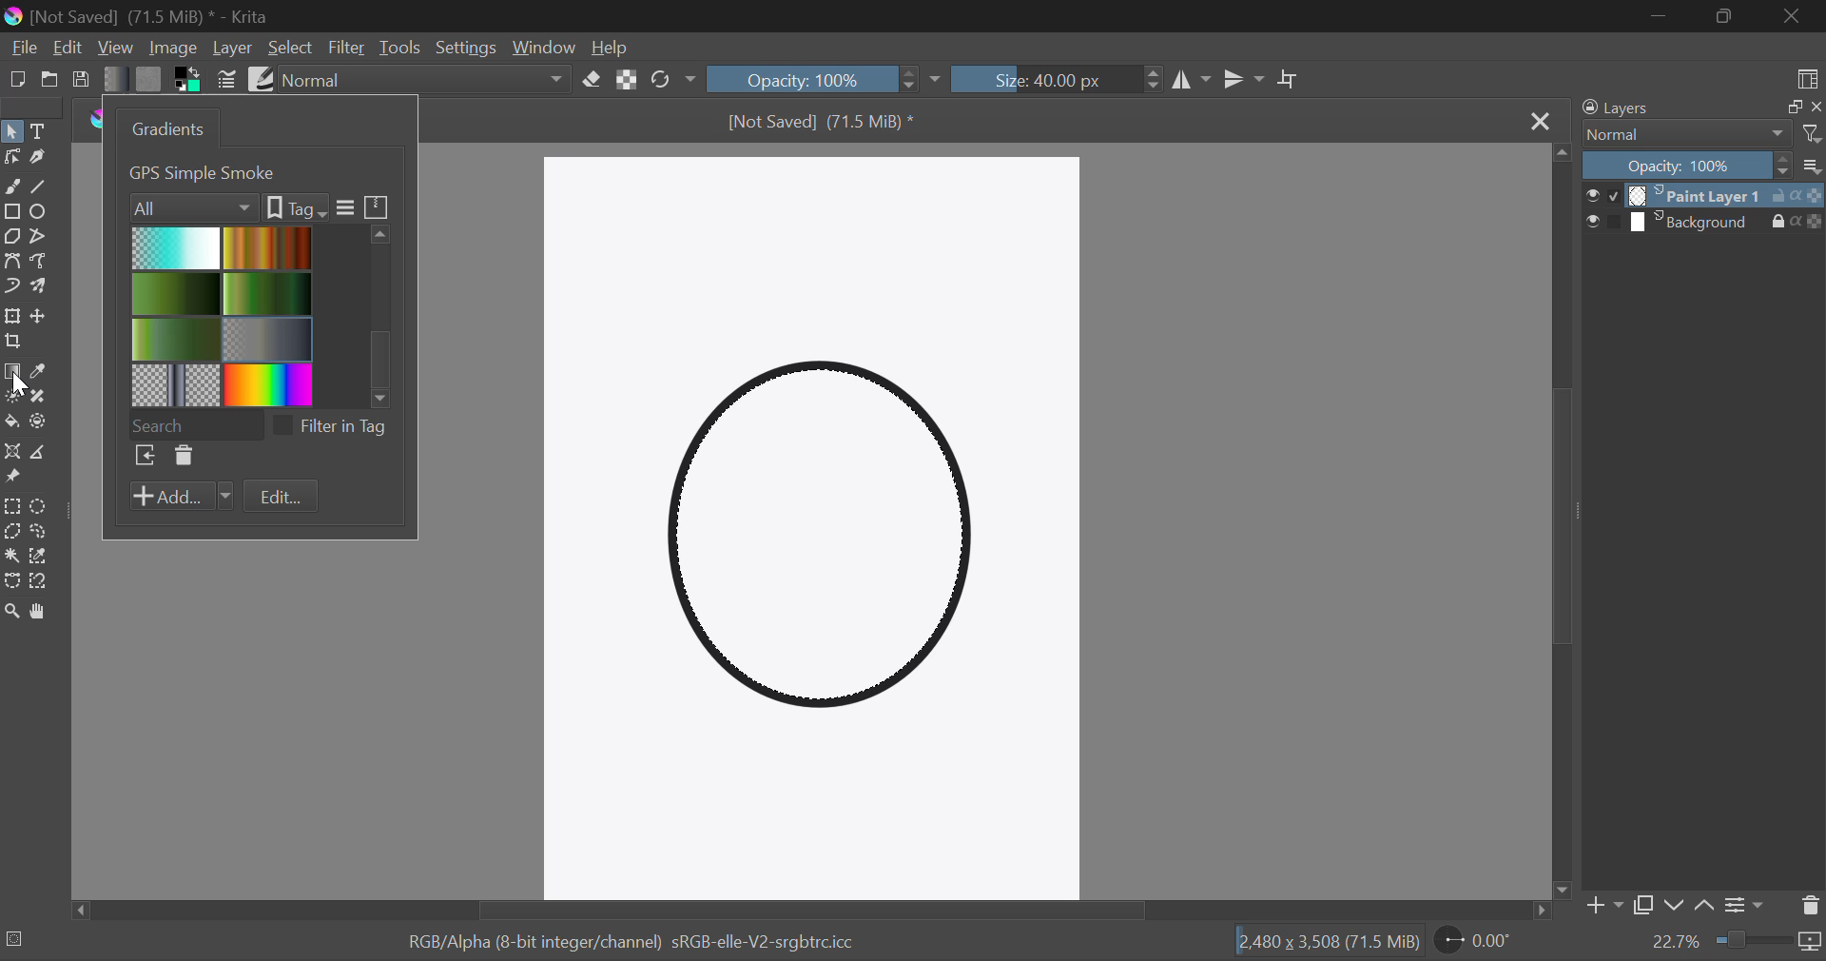 The image size is (1826, 961). I want to click on Add, so click(183, 496).